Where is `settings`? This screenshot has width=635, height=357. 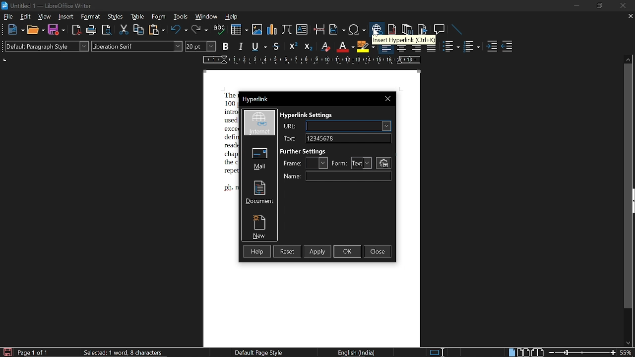 settings is located at coordinates (383, 163).